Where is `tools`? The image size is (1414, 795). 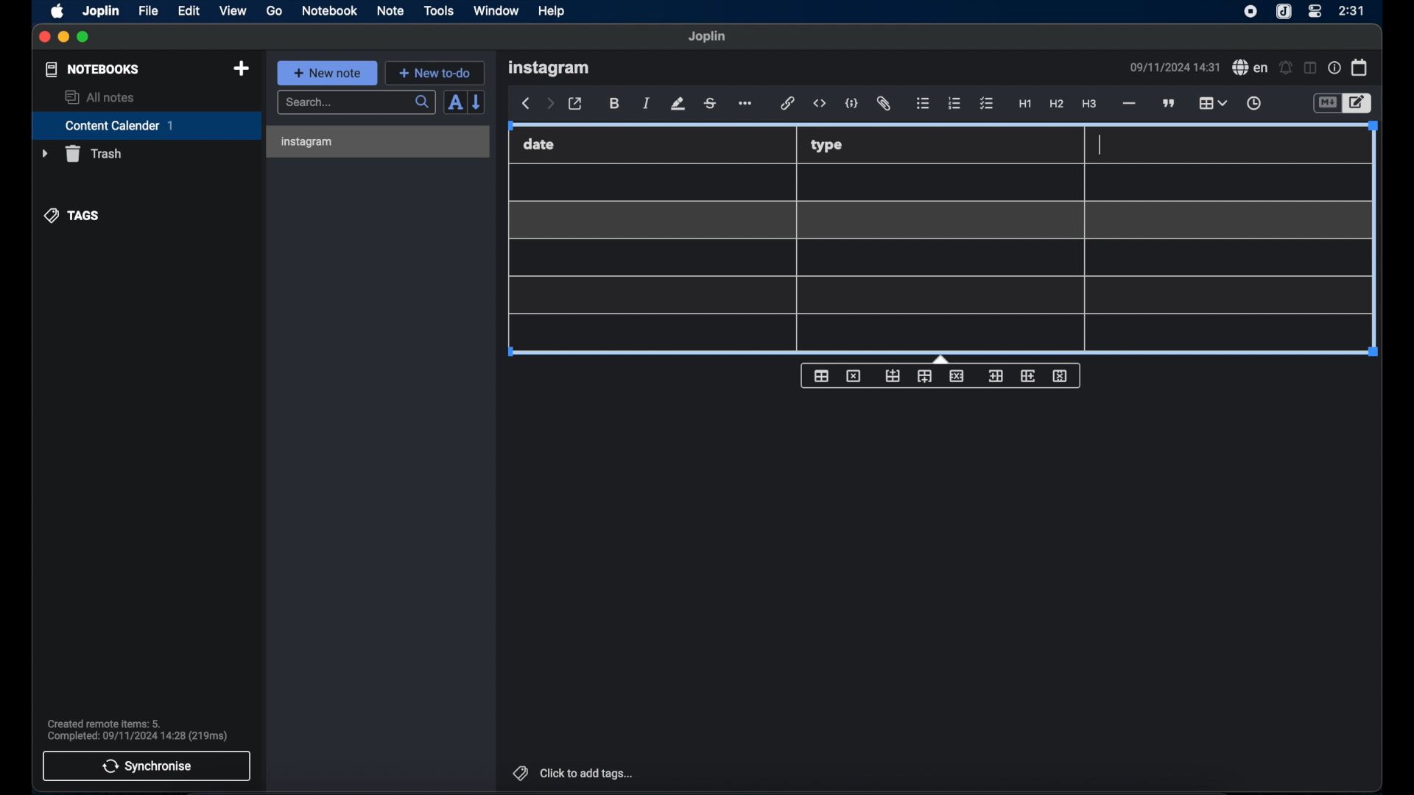
tools is located at coordinates (438, 10).